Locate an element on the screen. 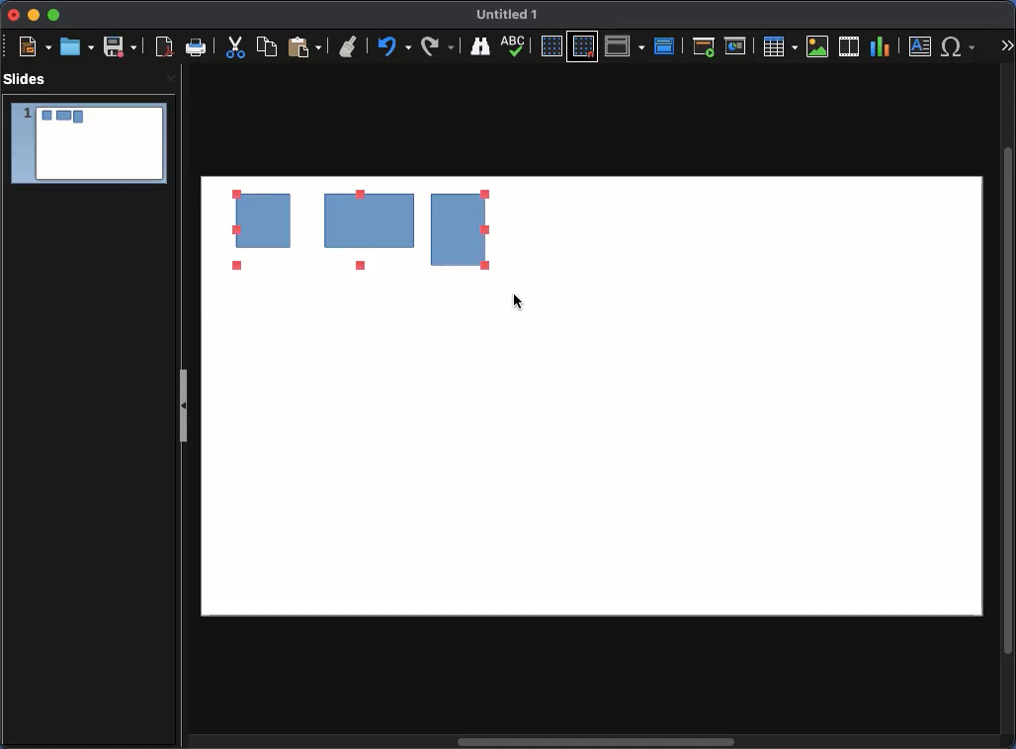 This screenshot has height=749, width=1016. More is located at coordinates (1008, 45).